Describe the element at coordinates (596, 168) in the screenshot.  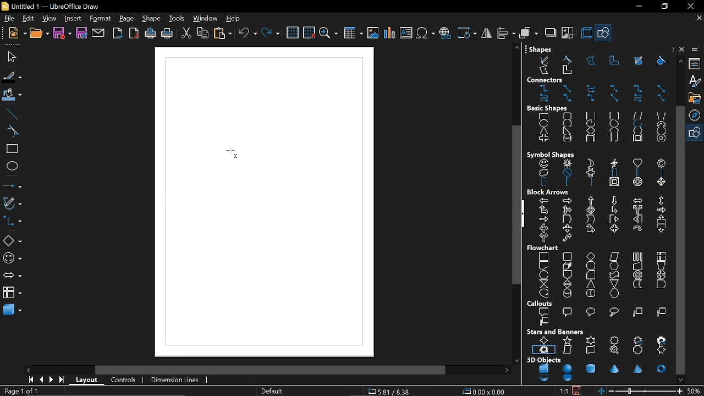
I see `Symbol shapes` at that location.